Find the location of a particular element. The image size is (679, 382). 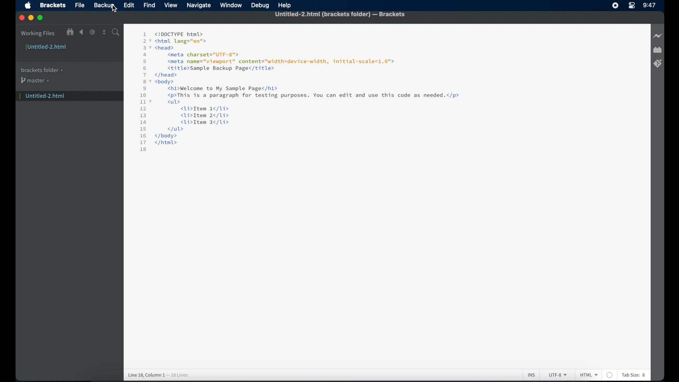

working files is located at coordinates (38, 34).